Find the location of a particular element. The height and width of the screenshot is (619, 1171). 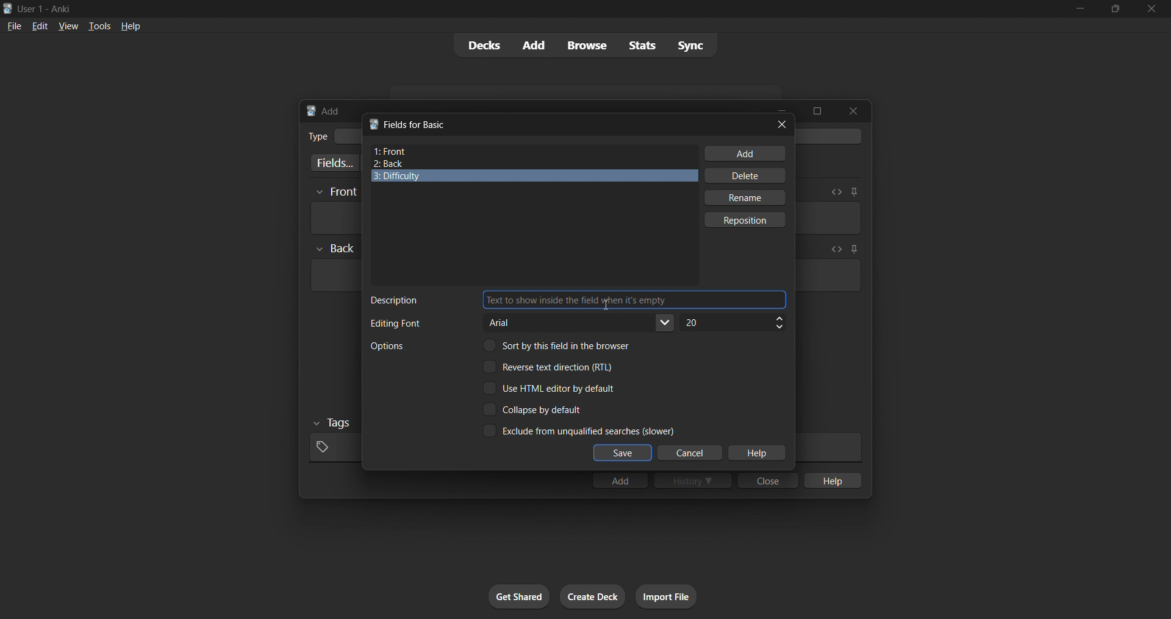

minimize is located at coordinates (1080, 9).